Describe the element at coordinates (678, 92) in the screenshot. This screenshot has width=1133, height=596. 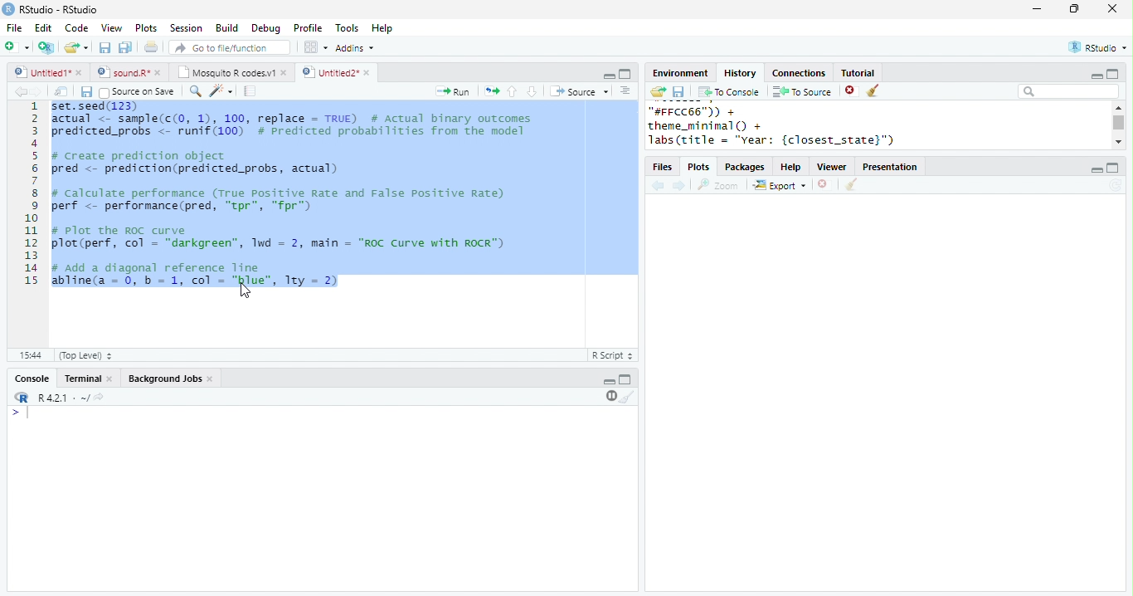
I see `save` at that location.